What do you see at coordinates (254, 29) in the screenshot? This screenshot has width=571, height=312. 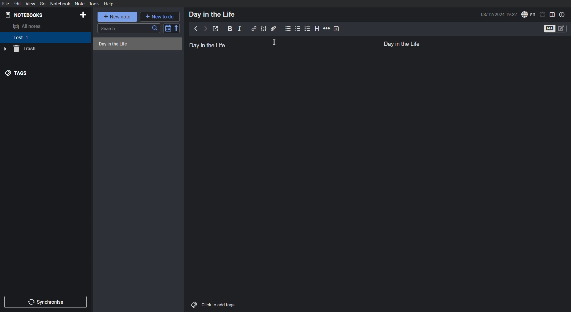 I see `Insert Link` at bounding box center [254, 29].